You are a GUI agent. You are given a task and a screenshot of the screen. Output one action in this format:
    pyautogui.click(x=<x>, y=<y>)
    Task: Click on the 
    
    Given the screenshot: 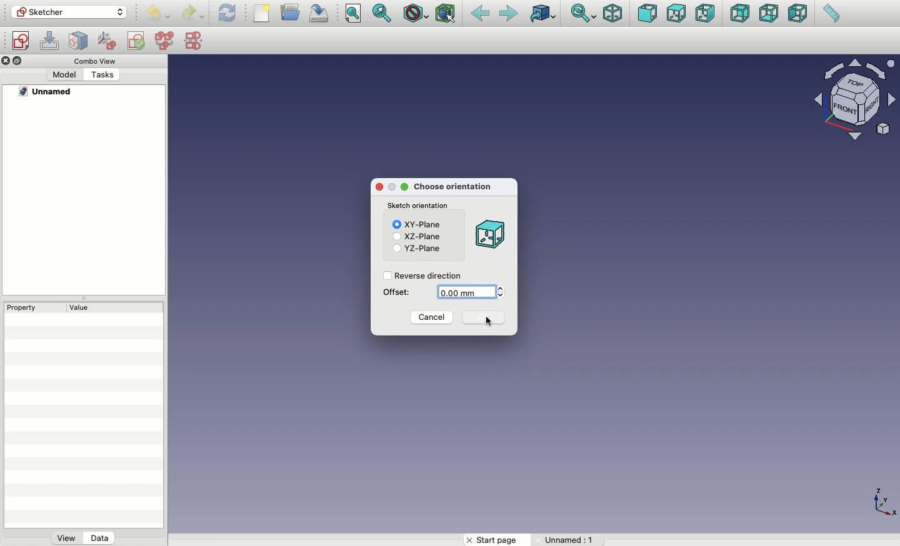 What is the action you would take?
    pyautogui.click(x=64, y=74)
    